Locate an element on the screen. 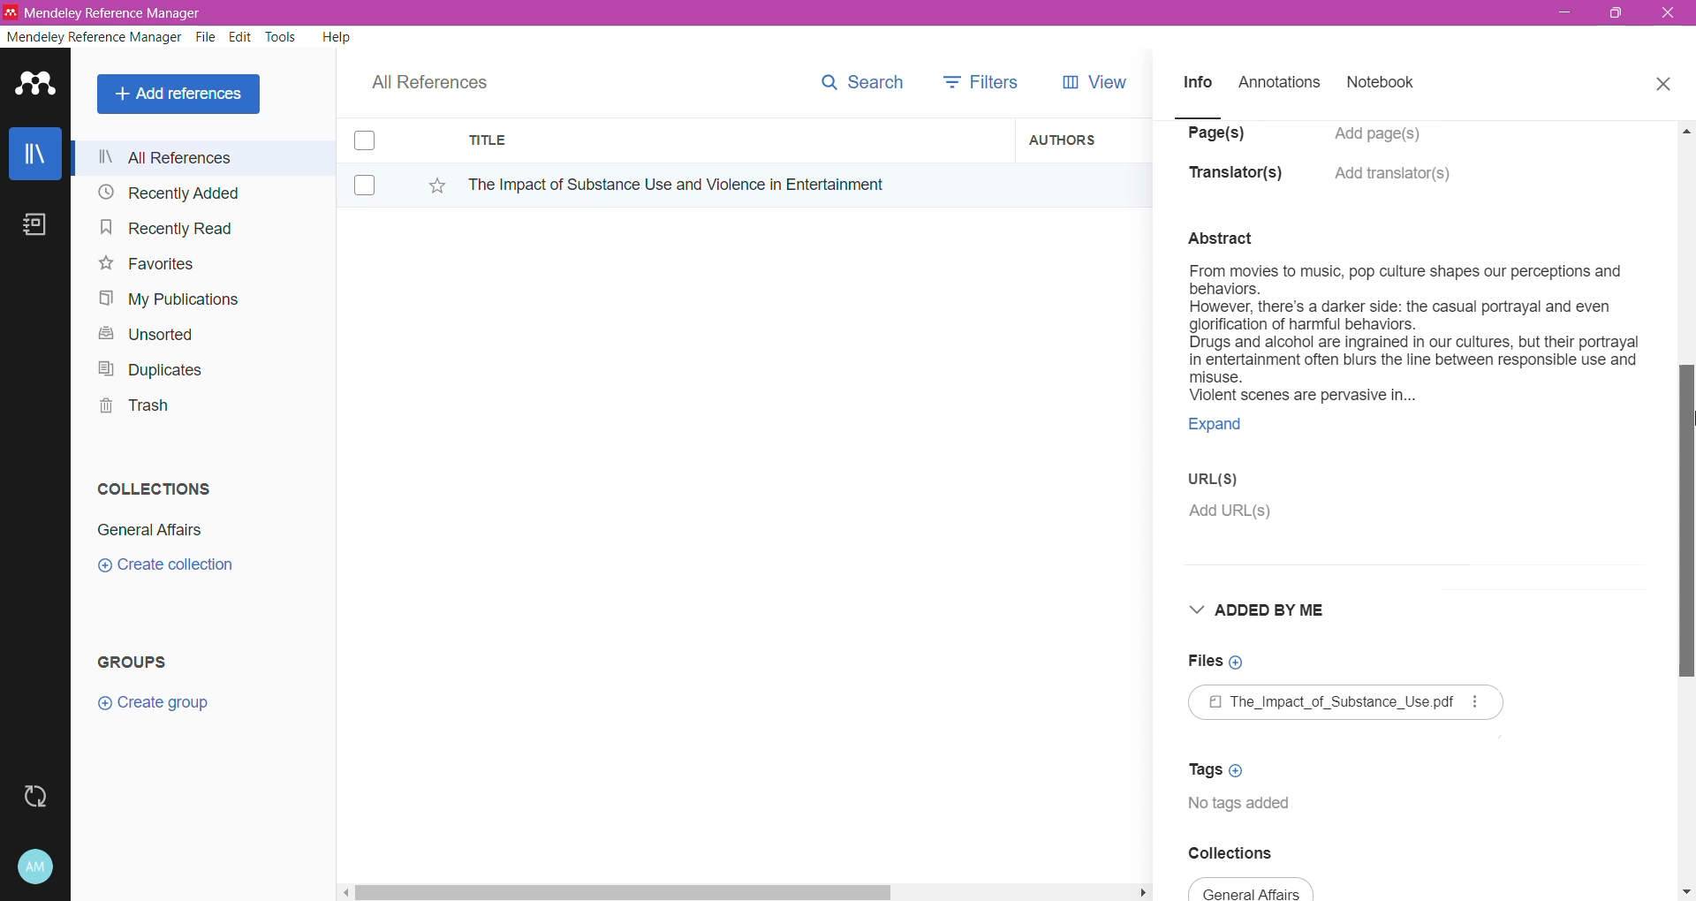  Mendeley Reference Manager is located at coordinates (95, 37).